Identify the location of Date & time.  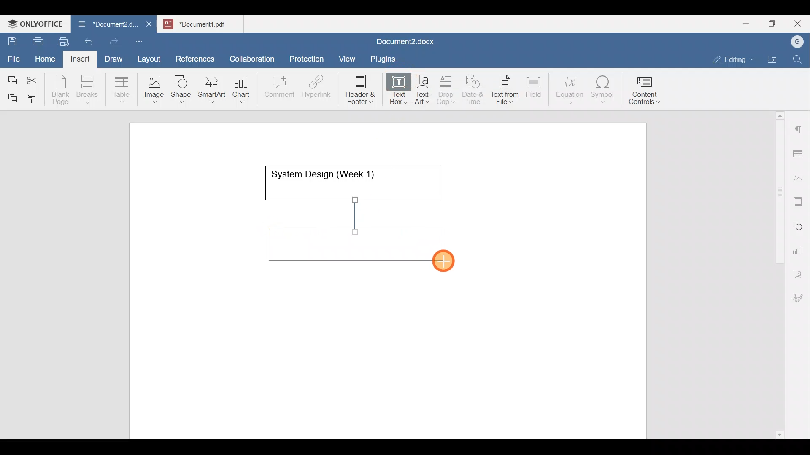
(473, 88).